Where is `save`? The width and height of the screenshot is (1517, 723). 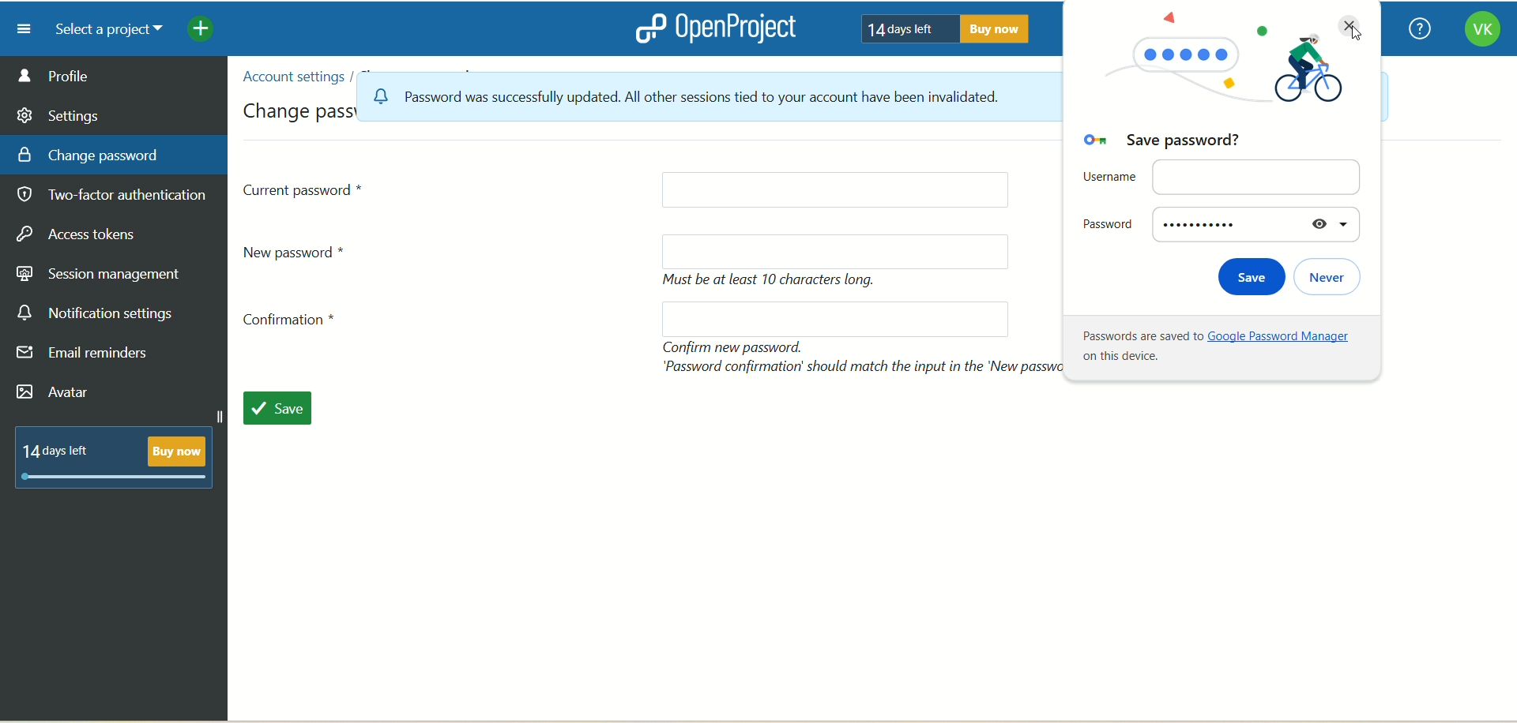 save is located at coordinates (276, 405).